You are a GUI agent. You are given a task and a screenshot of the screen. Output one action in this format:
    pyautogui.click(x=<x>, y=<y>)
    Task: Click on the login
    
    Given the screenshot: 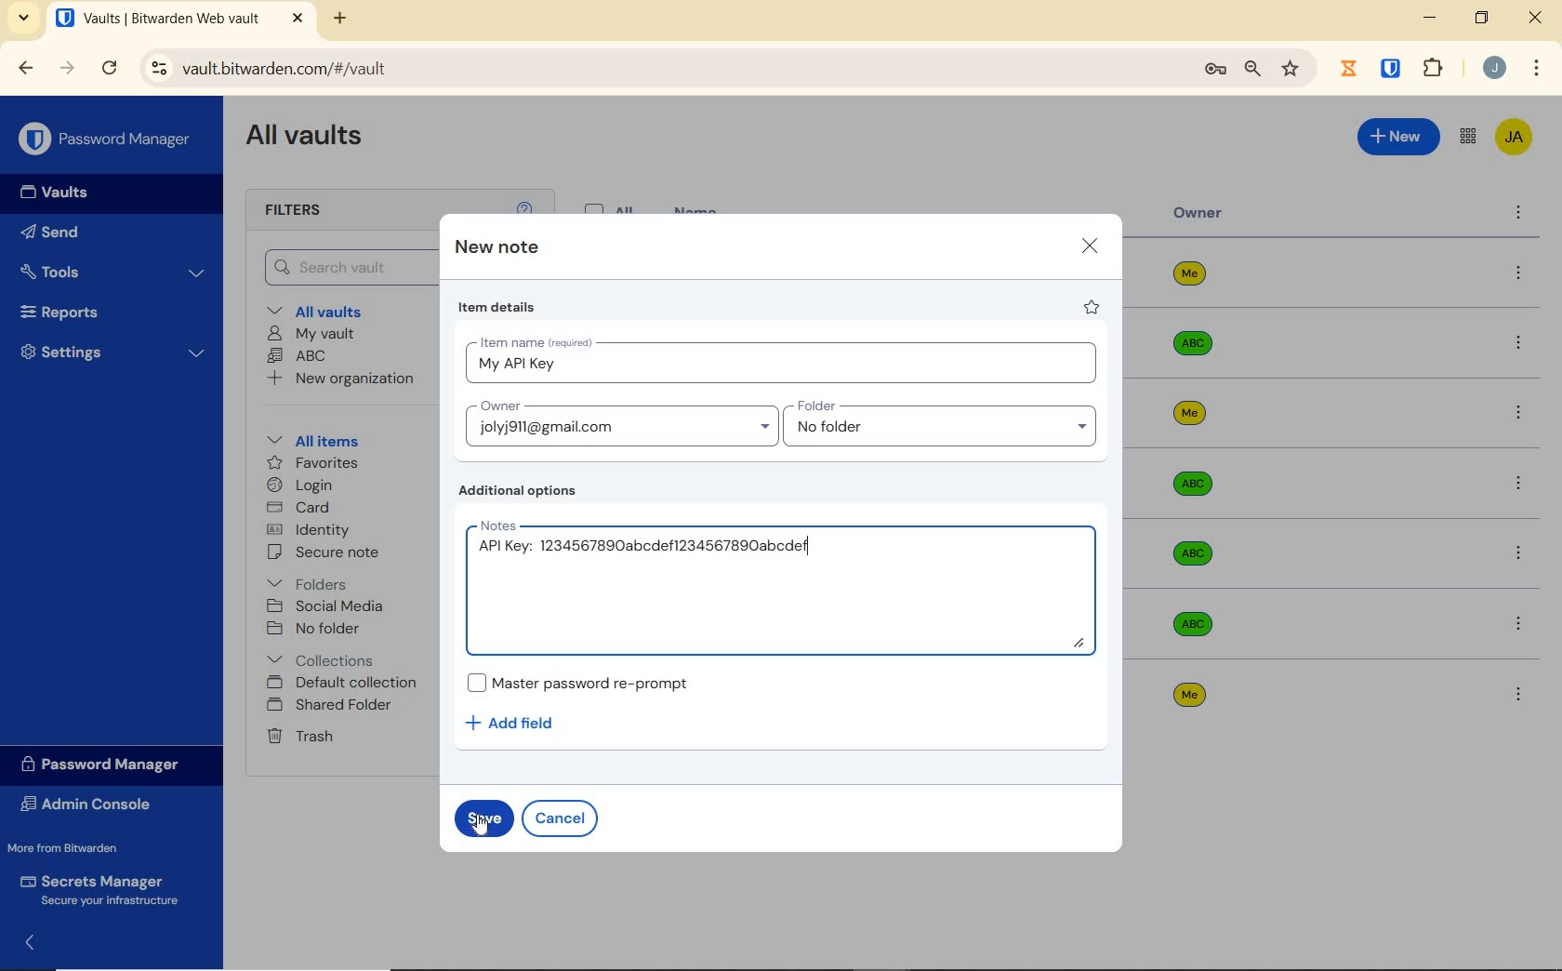 What is the action you would take?
    pyautogui.click(x=304, y=486)
    